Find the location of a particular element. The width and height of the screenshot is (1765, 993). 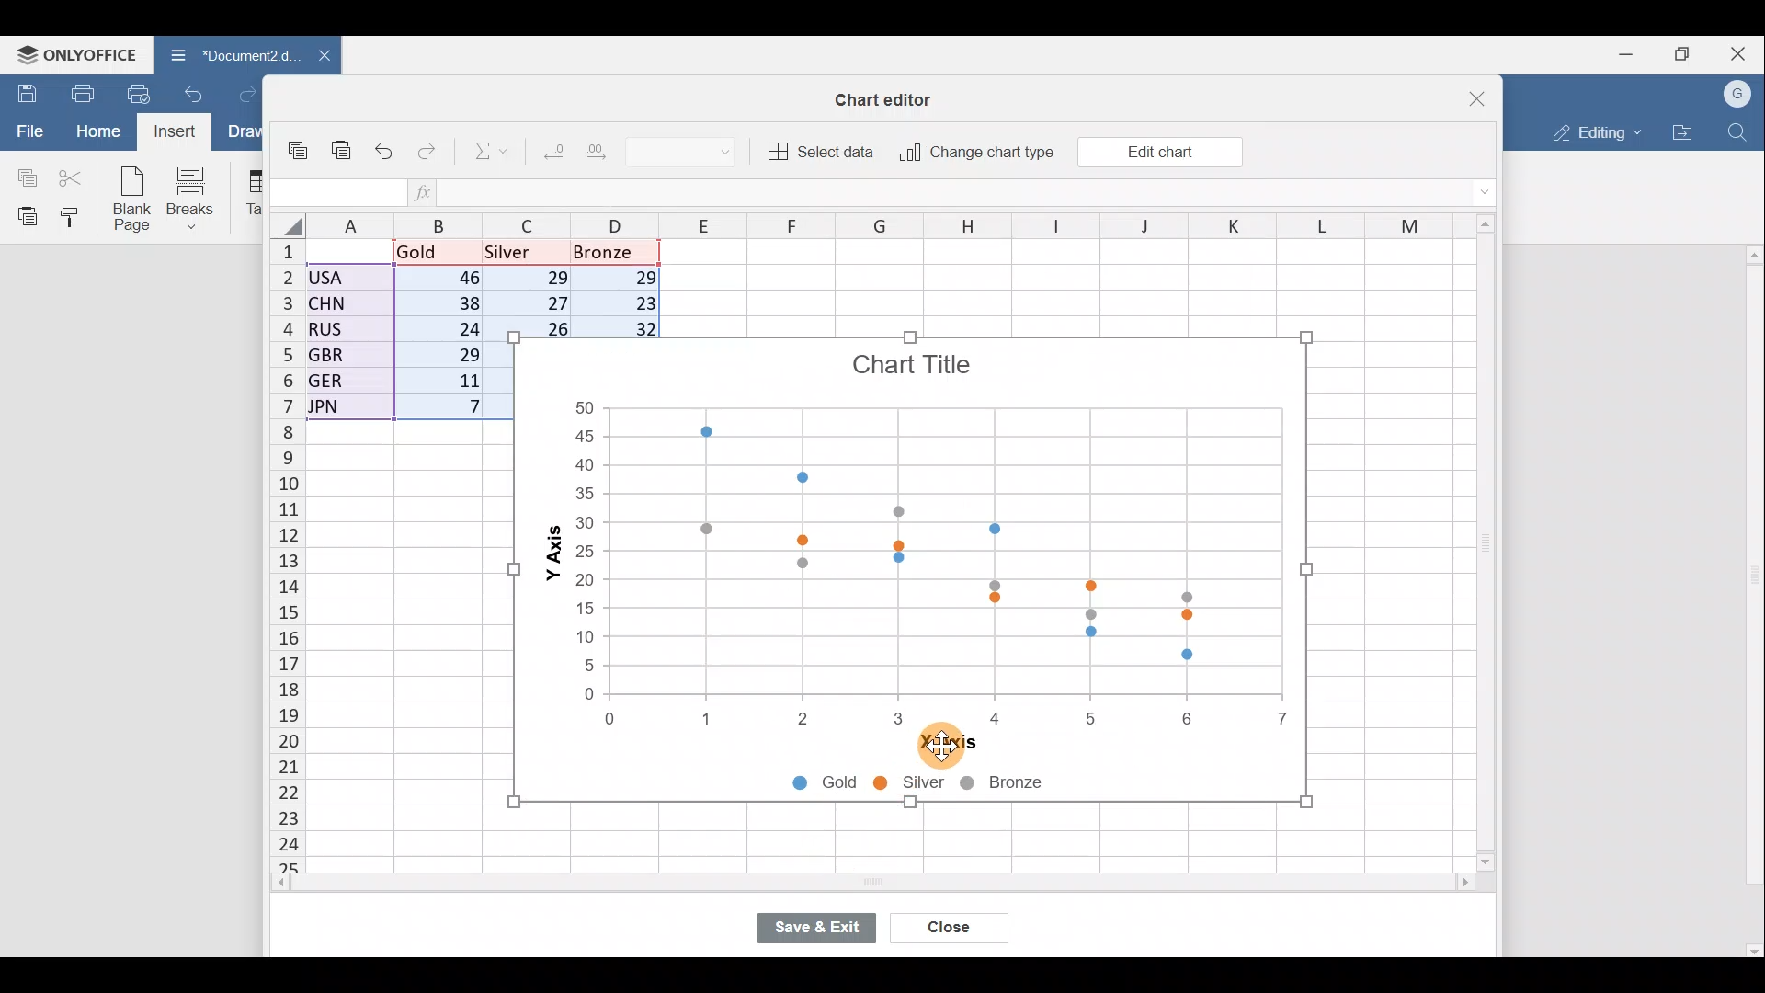

Redo is located at coordinates (429, 147).